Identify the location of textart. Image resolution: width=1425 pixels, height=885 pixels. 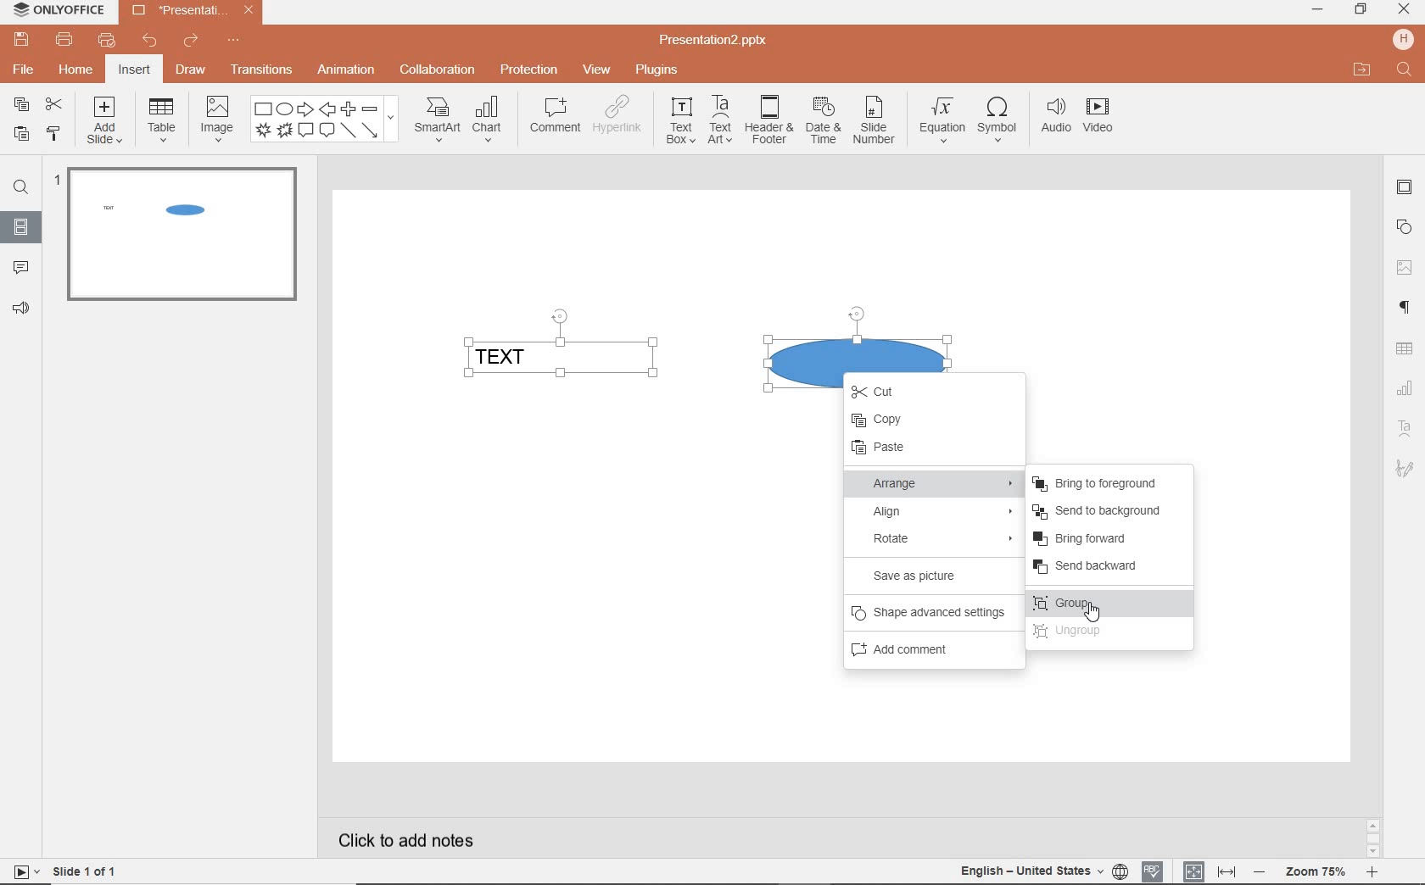
(718, 119).